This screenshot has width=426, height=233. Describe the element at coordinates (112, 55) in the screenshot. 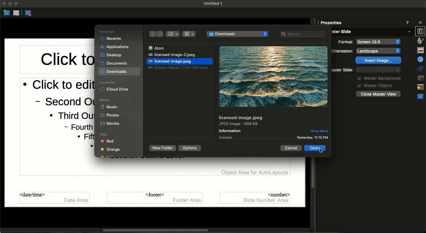

I see `Desktop` at that location.